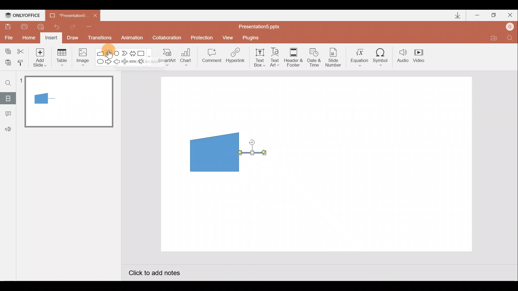  Describe the element at coordinates (81, 57) in the screenshot. I see `Image` at that location.